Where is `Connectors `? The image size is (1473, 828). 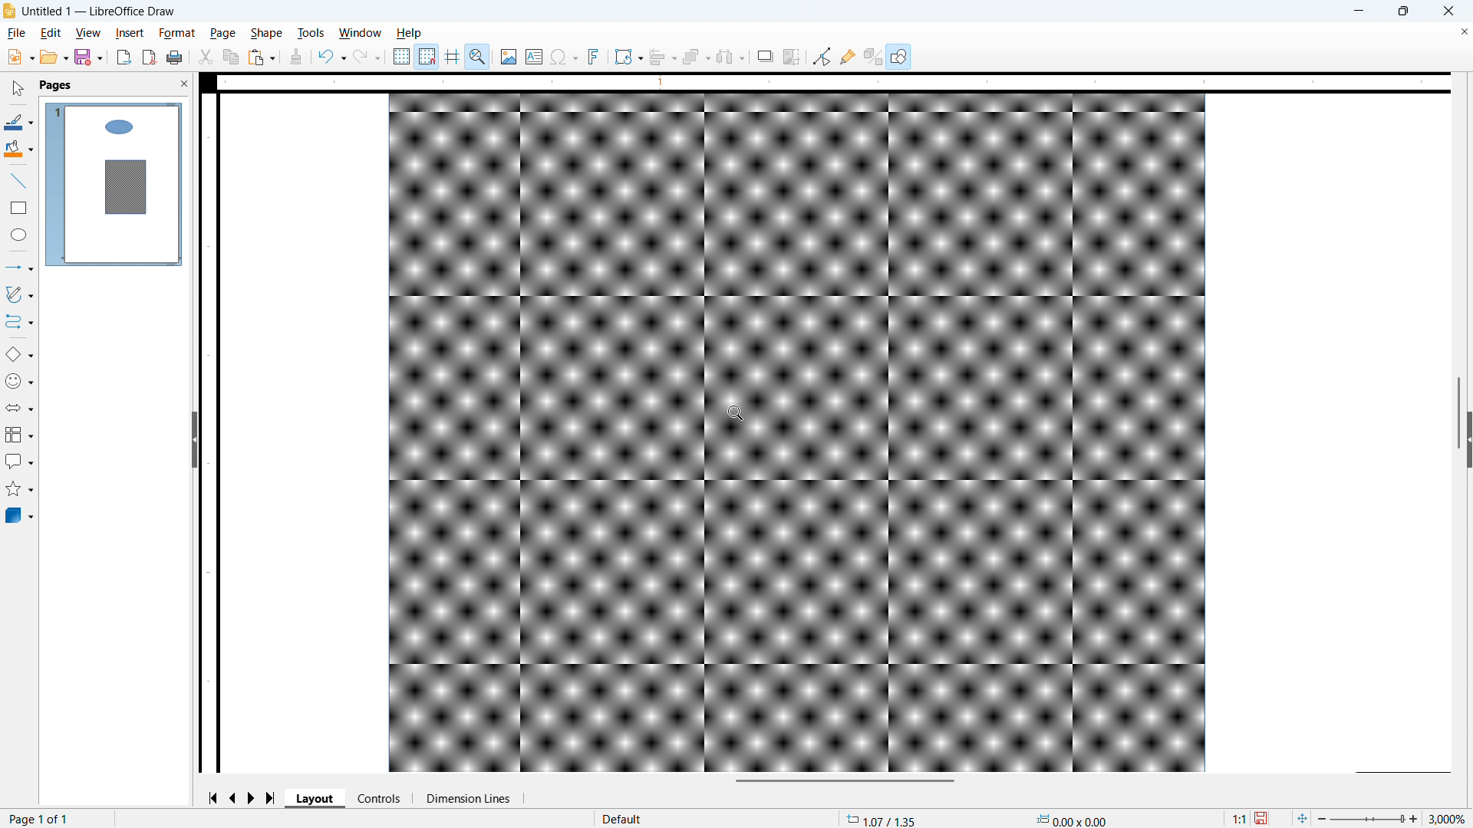 Connectors  is located at coordinates (19, 322).